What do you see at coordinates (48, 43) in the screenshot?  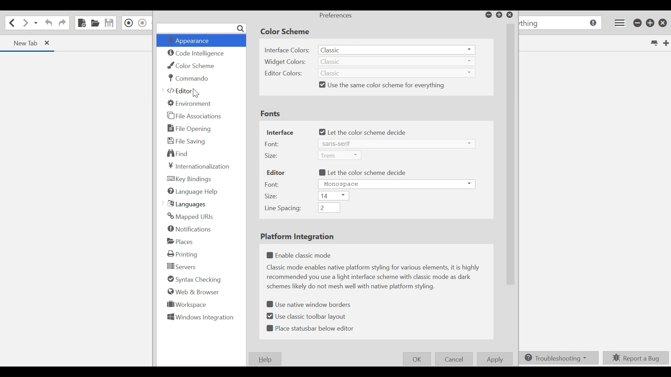 I see `close` at bounding box center [48, 43].